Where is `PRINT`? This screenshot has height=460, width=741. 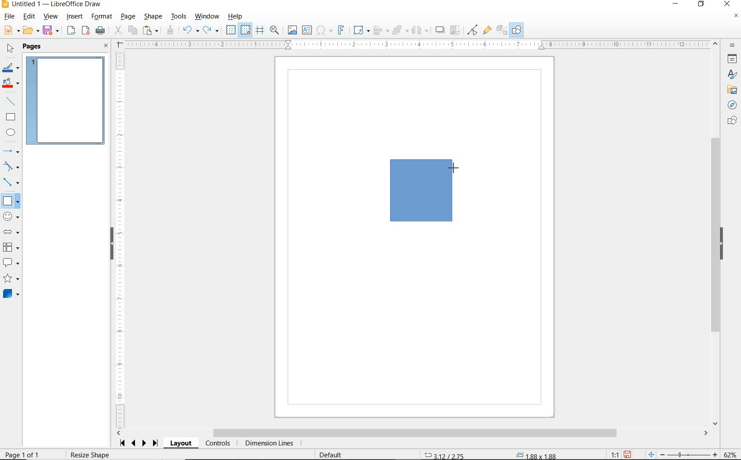
PRINT is located at coordinates (101, 32).